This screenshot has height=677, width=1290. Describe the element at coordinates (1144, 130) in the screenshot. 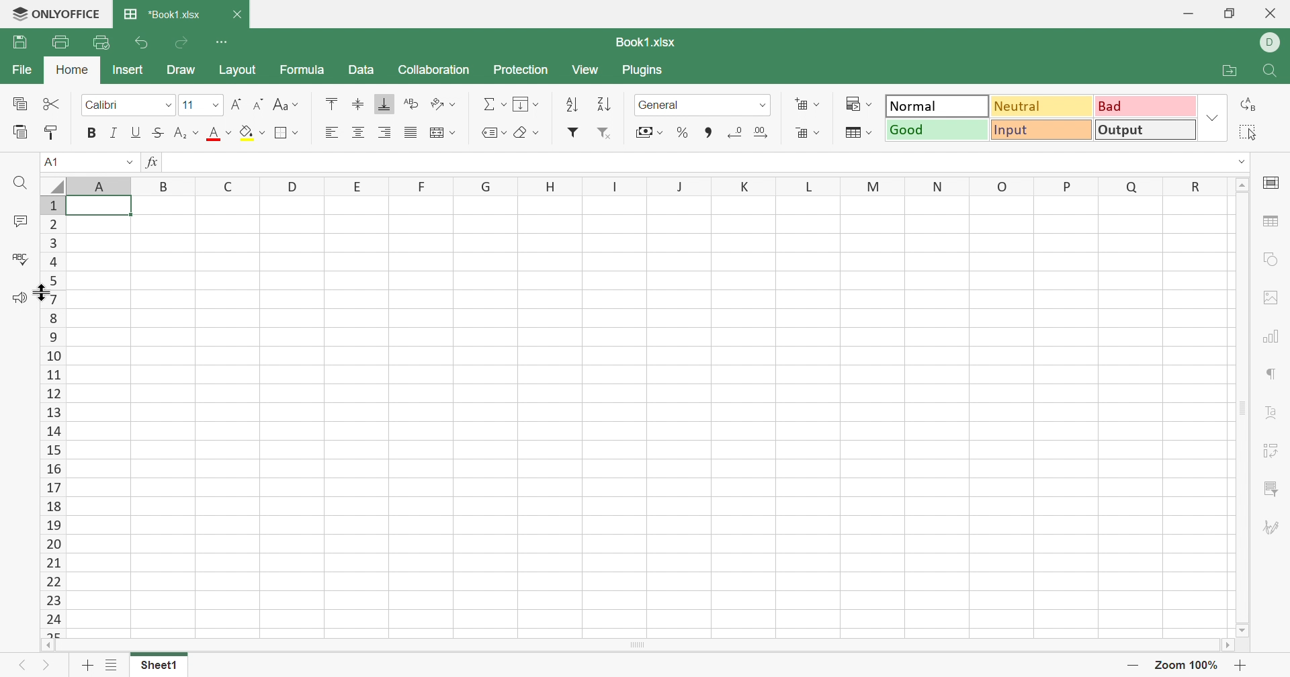

I see `Output` at that location.